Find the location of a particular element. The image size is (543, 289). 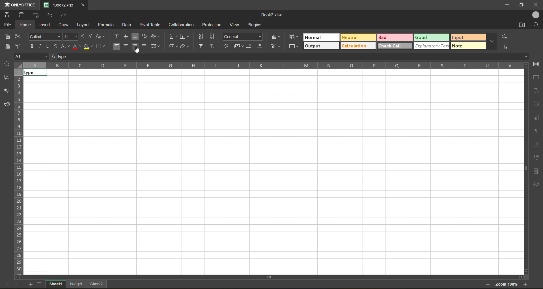

increase decimal is located at coordinates (260, 45).